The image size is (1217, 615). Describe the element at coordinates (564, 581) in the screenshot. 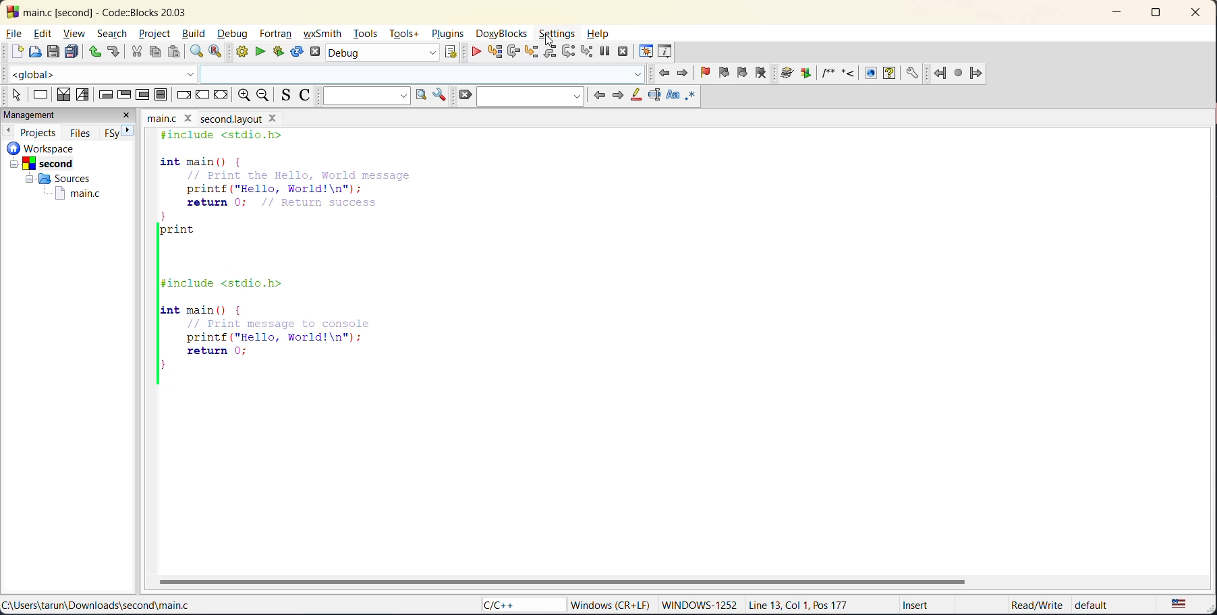

I see `horizontal scroll bar` at that location.